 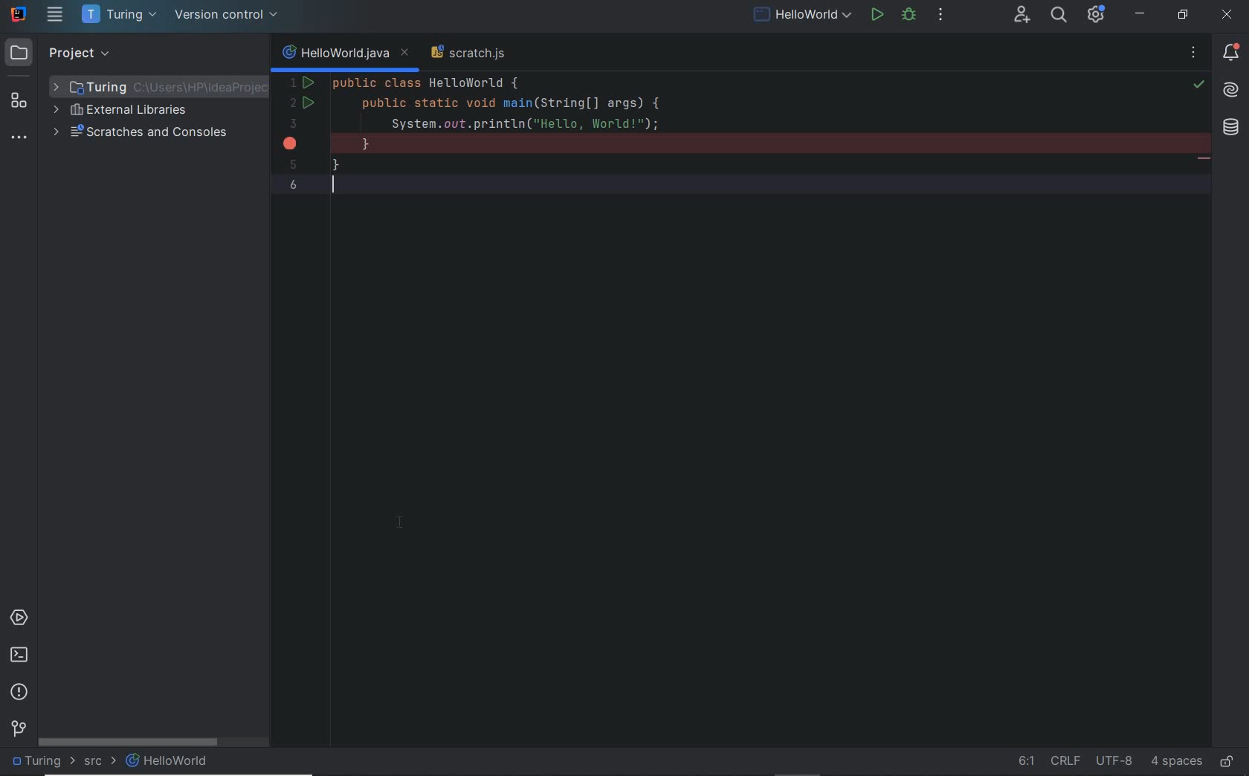 I want to click on version control, so click(x=227, y=16).